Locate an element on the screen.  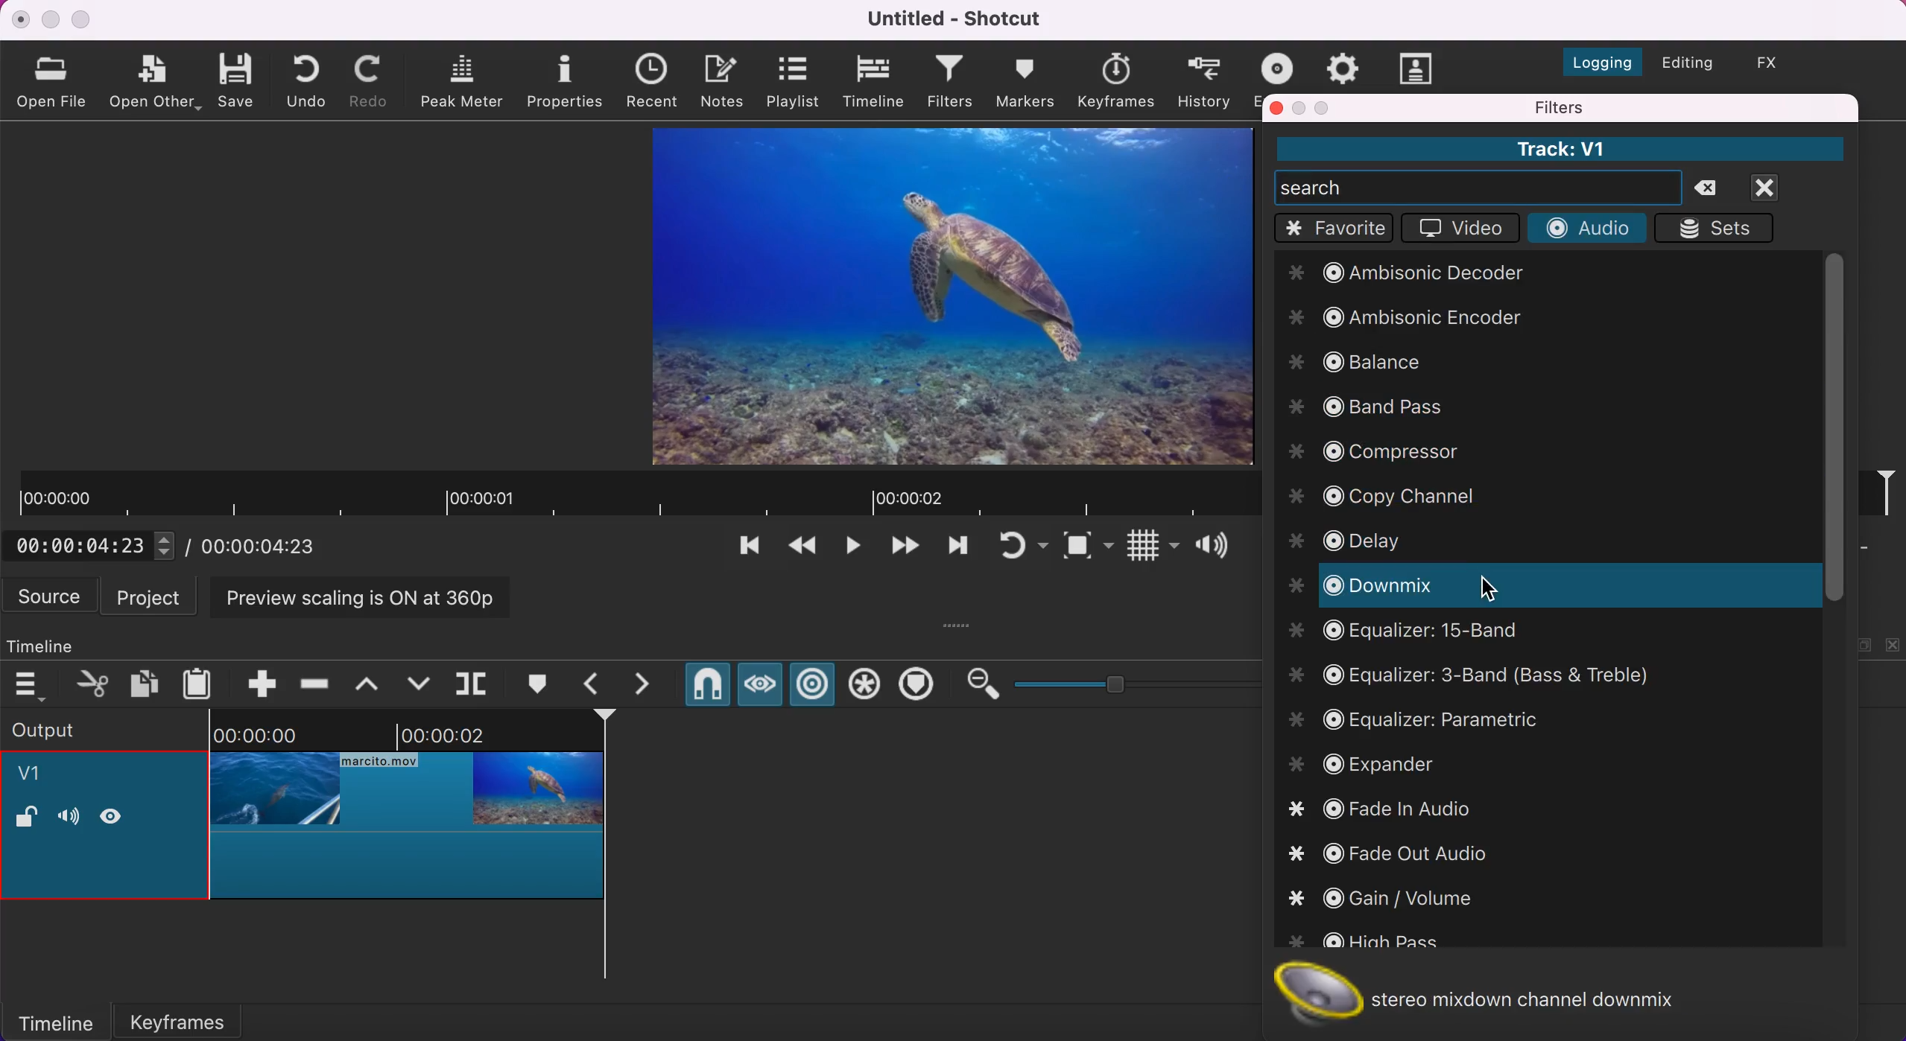
compressor is located at coordinates (1382, 451).